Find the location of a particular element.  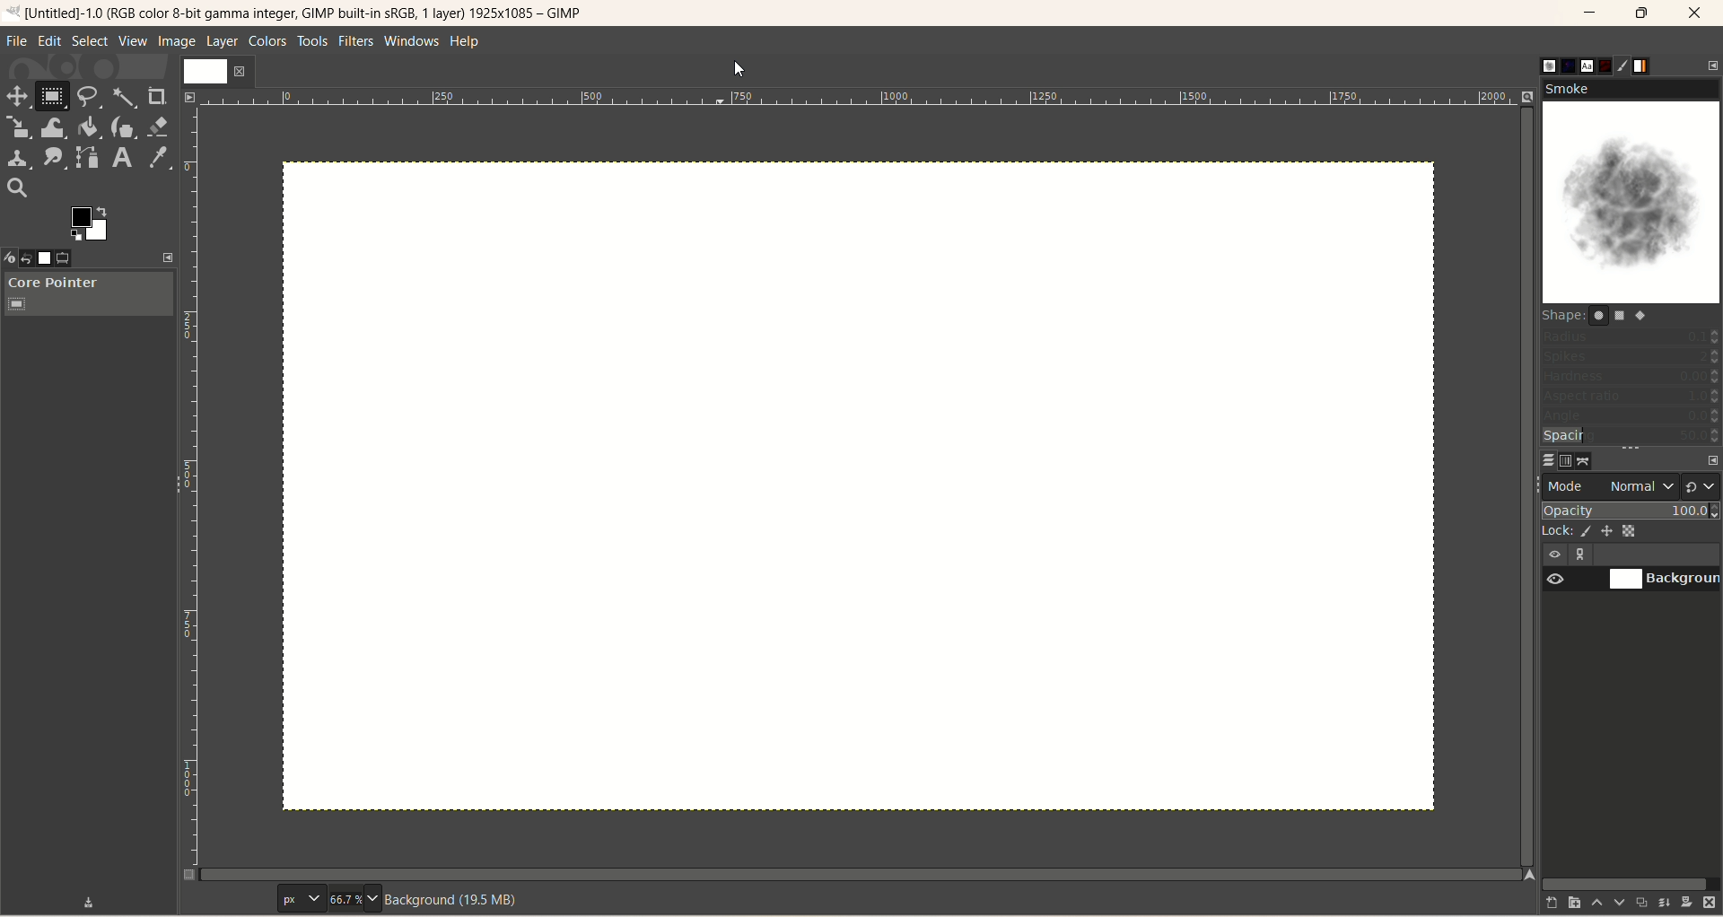

opacity is located at coordinates (1630, 508).